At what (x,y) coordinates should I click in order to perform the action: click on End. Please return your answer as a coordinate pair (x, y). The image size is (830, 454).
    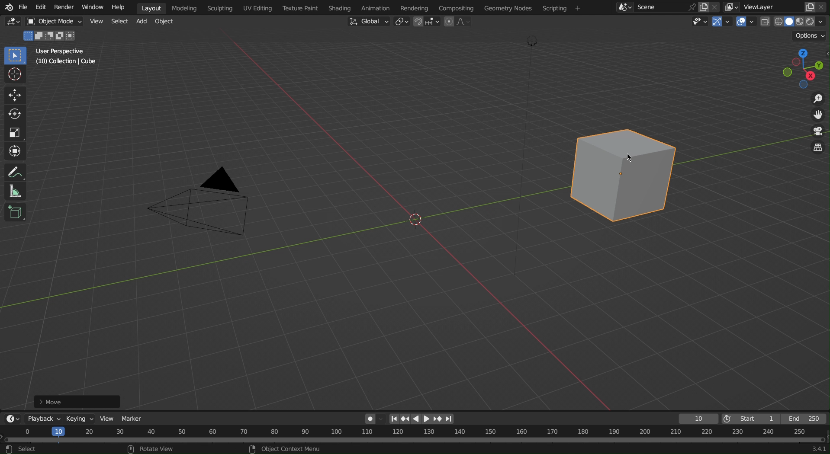
    Looking at the image, I should click on (806, 419).